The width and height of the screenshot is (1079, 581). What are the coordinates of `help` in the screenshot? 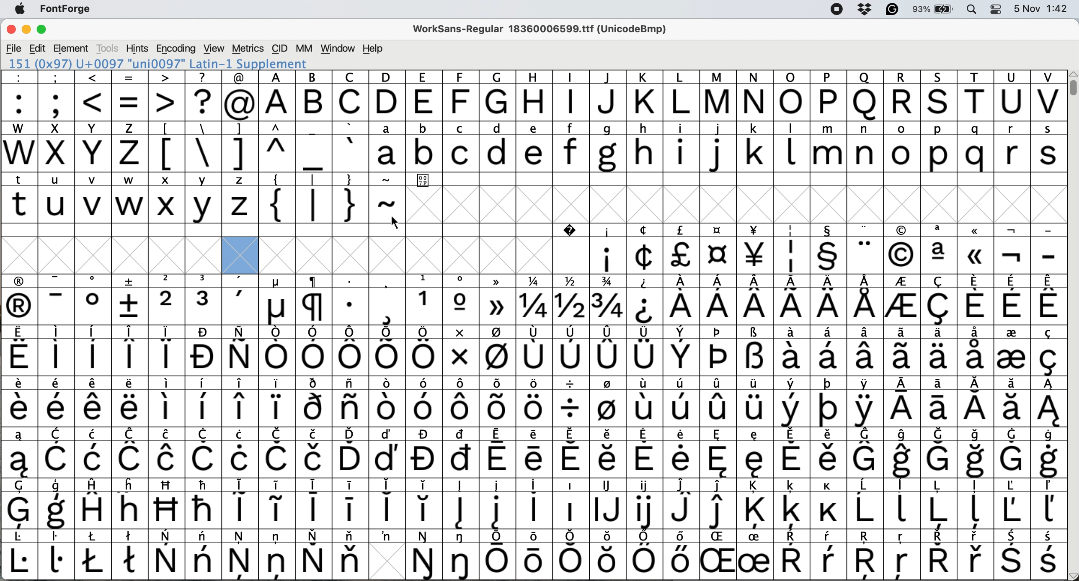 It's located at (374, 48).